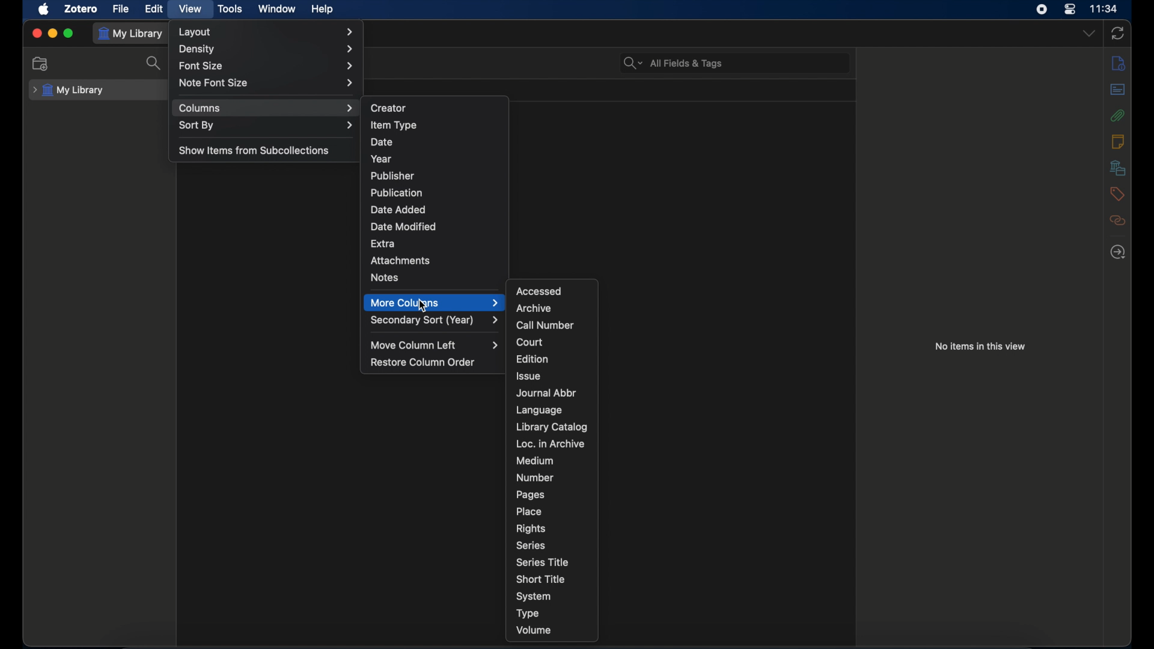 The height and width of the screenshot is (649, 1154). What do you see at coordinates (36, 32) in the screenshot?
I see `close` at bounding box center [36, 32].